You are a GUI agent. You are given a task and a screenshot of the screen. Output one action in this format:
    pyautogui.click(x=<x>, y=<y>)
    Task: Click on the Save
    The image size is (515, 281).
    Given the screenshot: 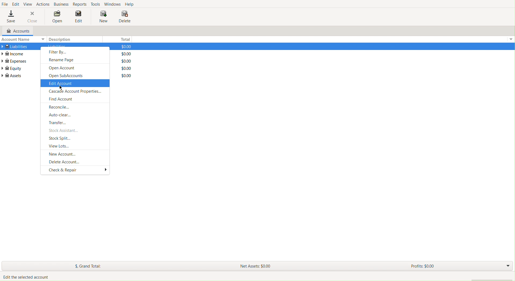 What is the action you would take?
    pyautogui.click(x=11, y=17)
    